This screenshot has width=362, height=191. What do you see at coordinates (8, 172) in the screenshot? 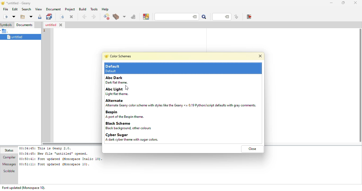
I see `scribble` at bounding box center [8, 172].